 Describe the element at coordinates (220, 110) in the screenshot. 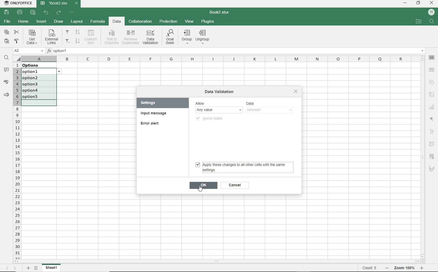

I see `ay value` at that location.